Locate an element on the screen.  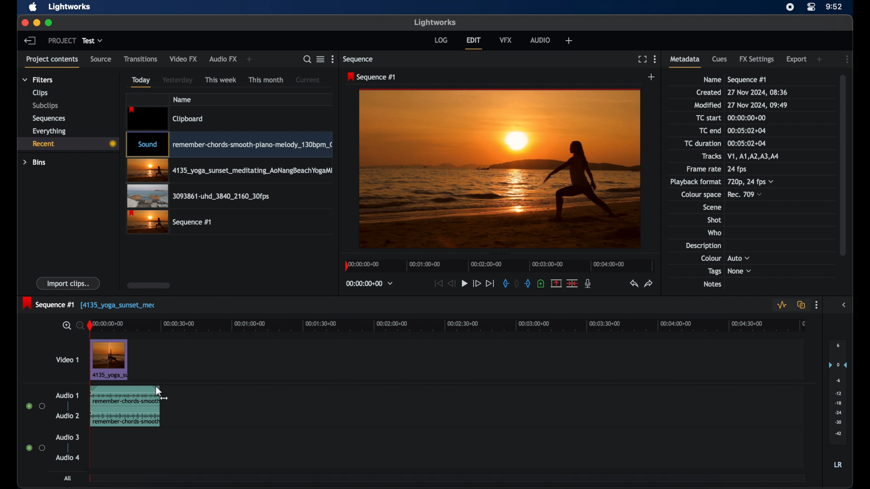
colour is located at coordinates (710, 258).